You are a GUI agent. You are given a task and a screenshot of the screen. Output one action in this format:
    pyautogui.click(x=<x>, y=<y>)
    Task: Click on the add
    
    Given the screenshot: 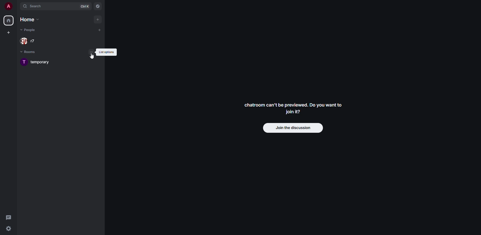 What is the action you would take?
    pyautogui.click(x=99, y=29)
    